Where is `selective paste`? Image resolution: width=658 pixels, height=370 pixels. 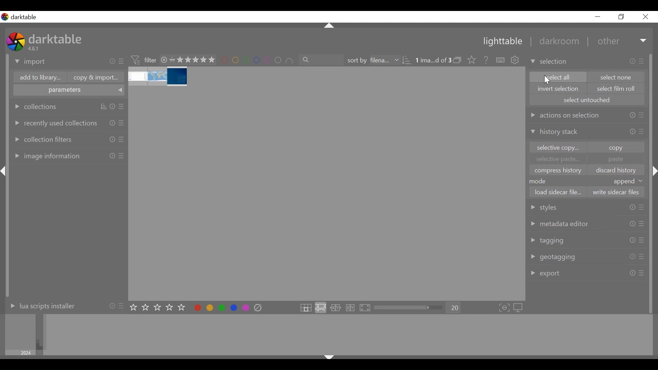
selective paste is located at coordinates (558, 160).